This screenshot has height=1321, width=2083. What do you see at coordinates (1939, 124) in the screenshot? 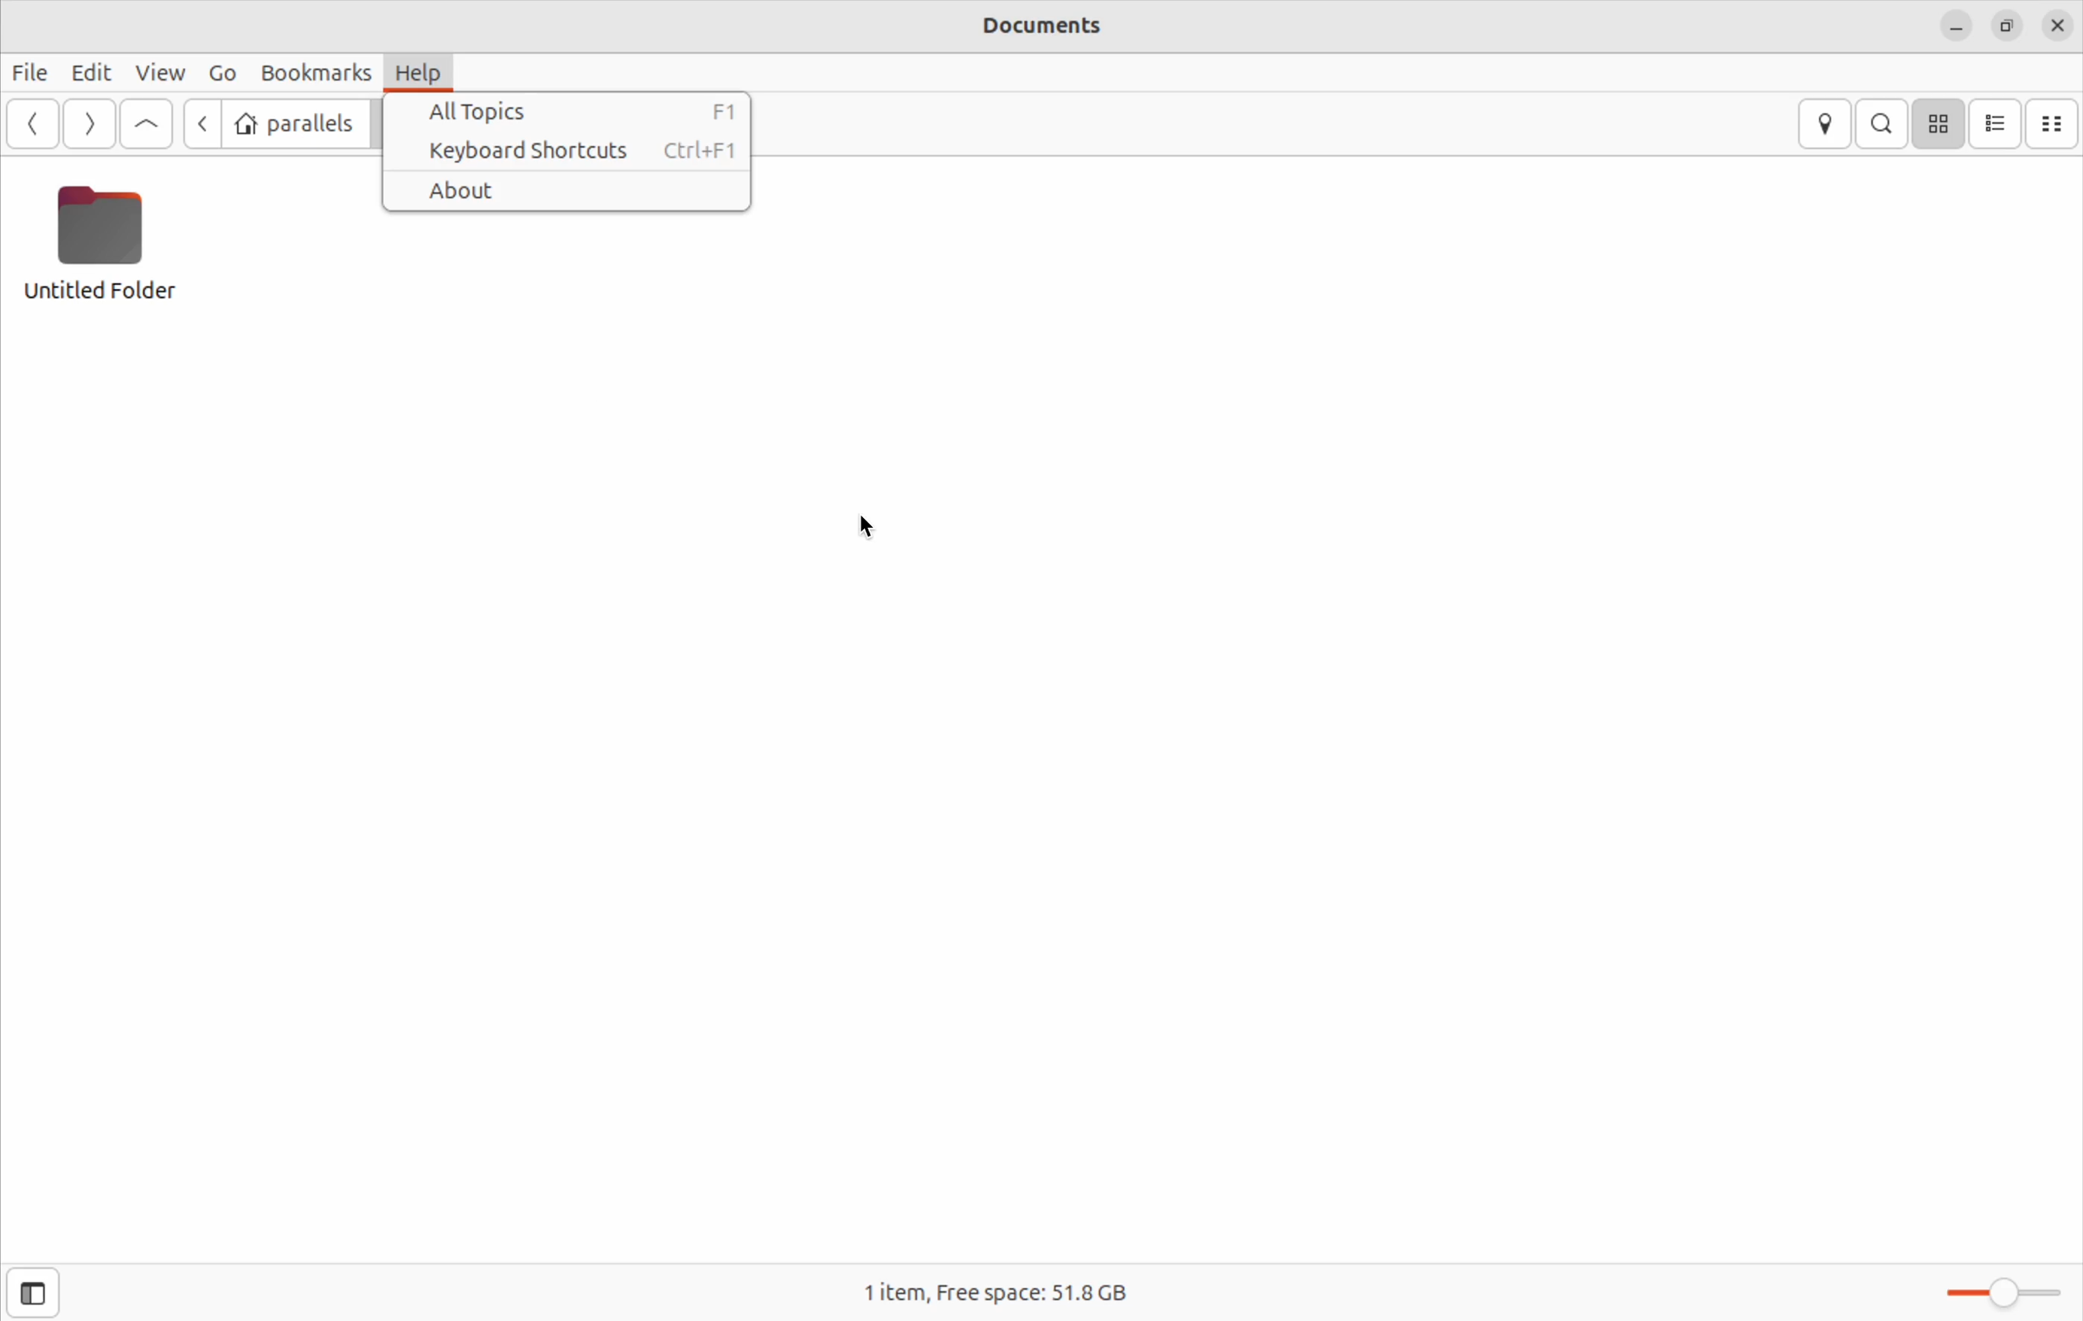
I see `icon view` at bounding box center [1939, 124].